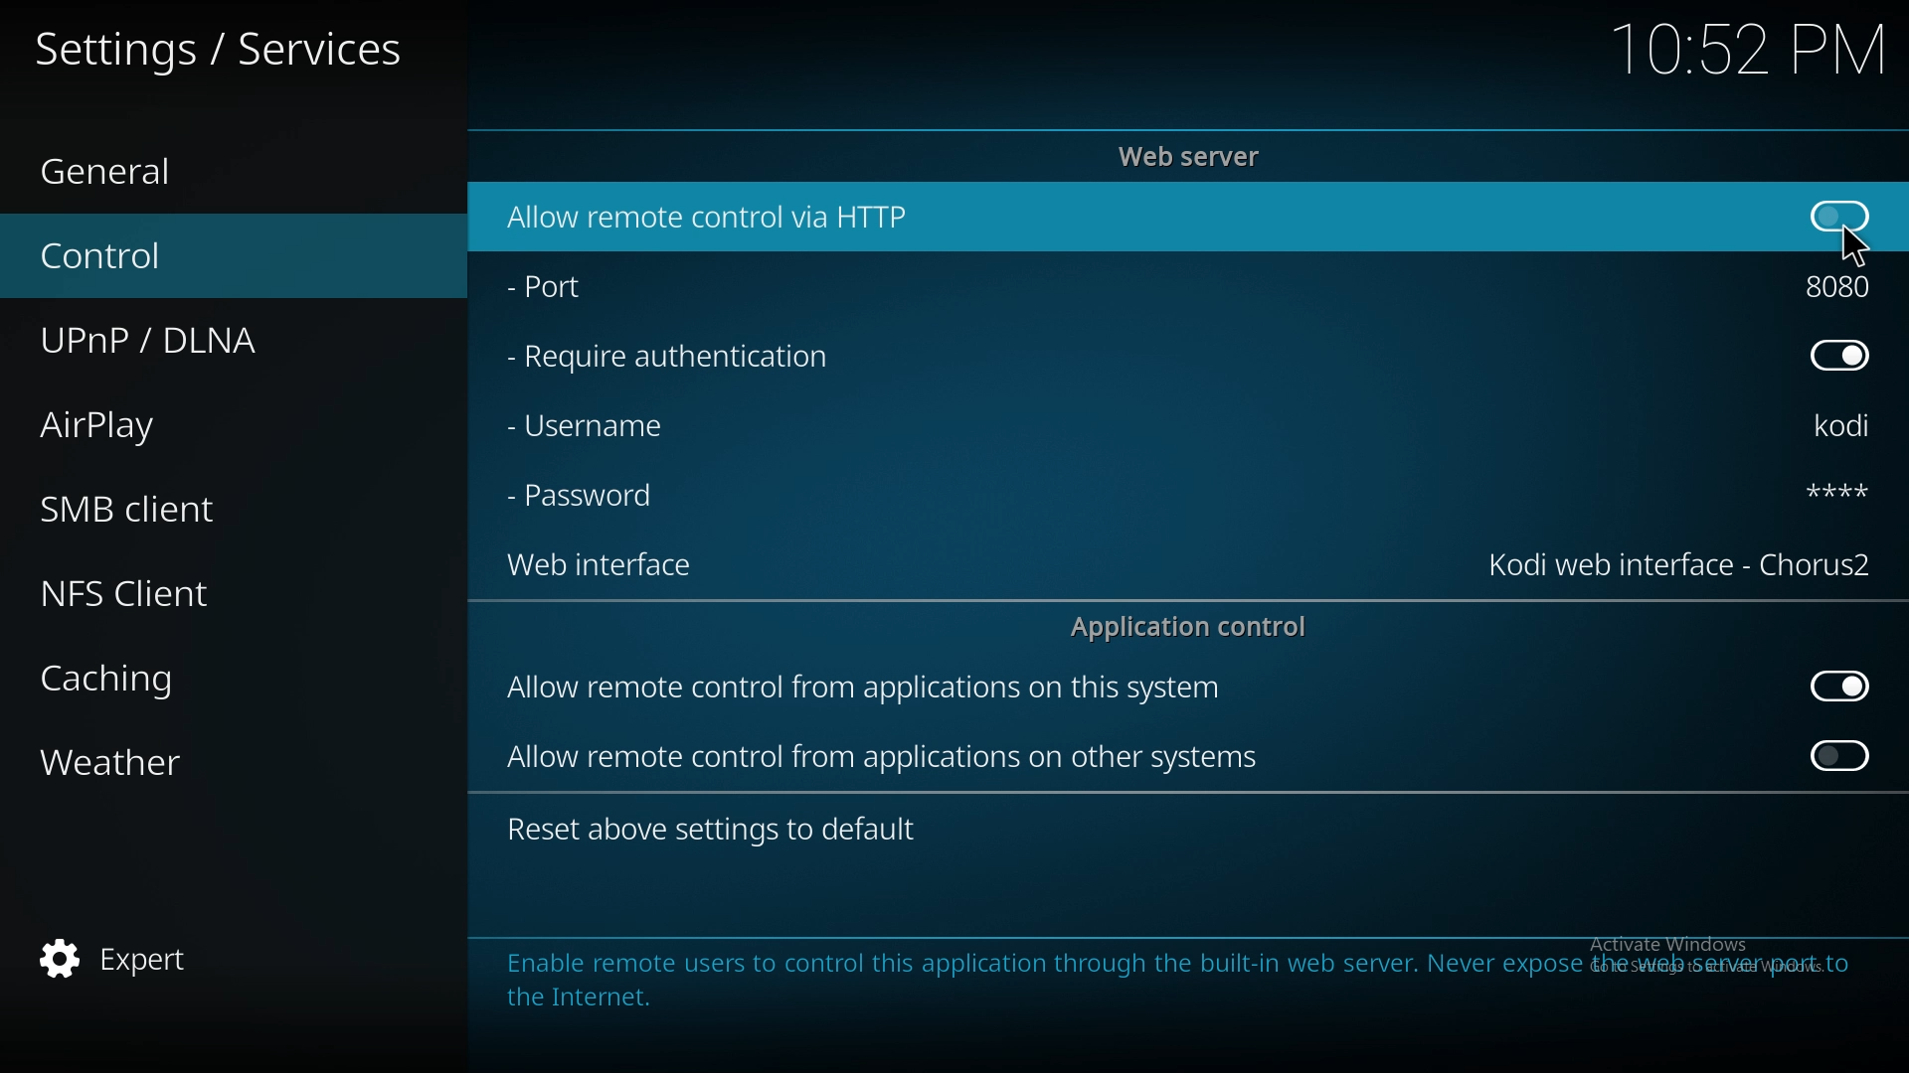 This screenshot has height=1073, width=1909. What do you see at coordinates (1839, 355) in the screenshot?
I see `toggle` at bounding box center [1839, 355].